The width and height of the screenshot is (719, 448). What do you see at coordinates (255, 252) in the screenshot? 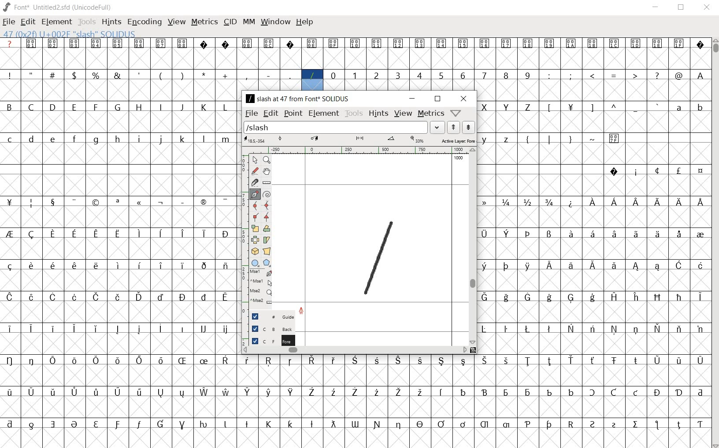
I see `rotate the selection in 3D and project back to plane` at bounding box center [255, 252].